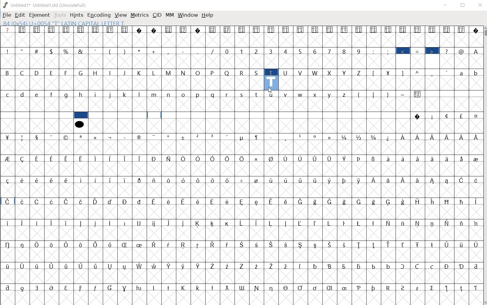 Image resolution: width=487 pixels, height=305 pixels. Describe the element at coordinates (301, 266) in the screenshot. I see `Symbol` at that location.